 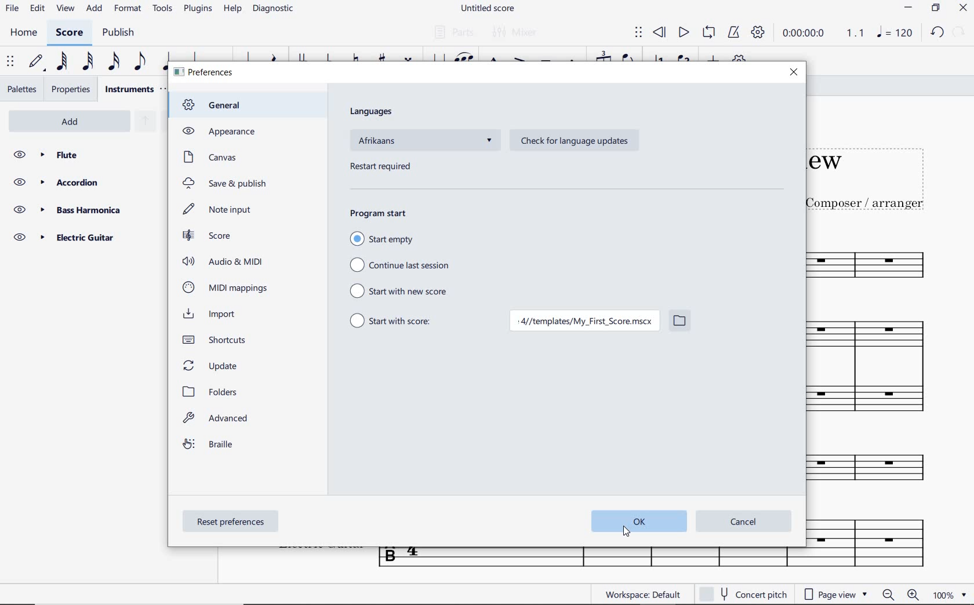 What do you see at coordinates (398, 239) in the screenshot?
I see `start empty` at bounding box center [398, 239].